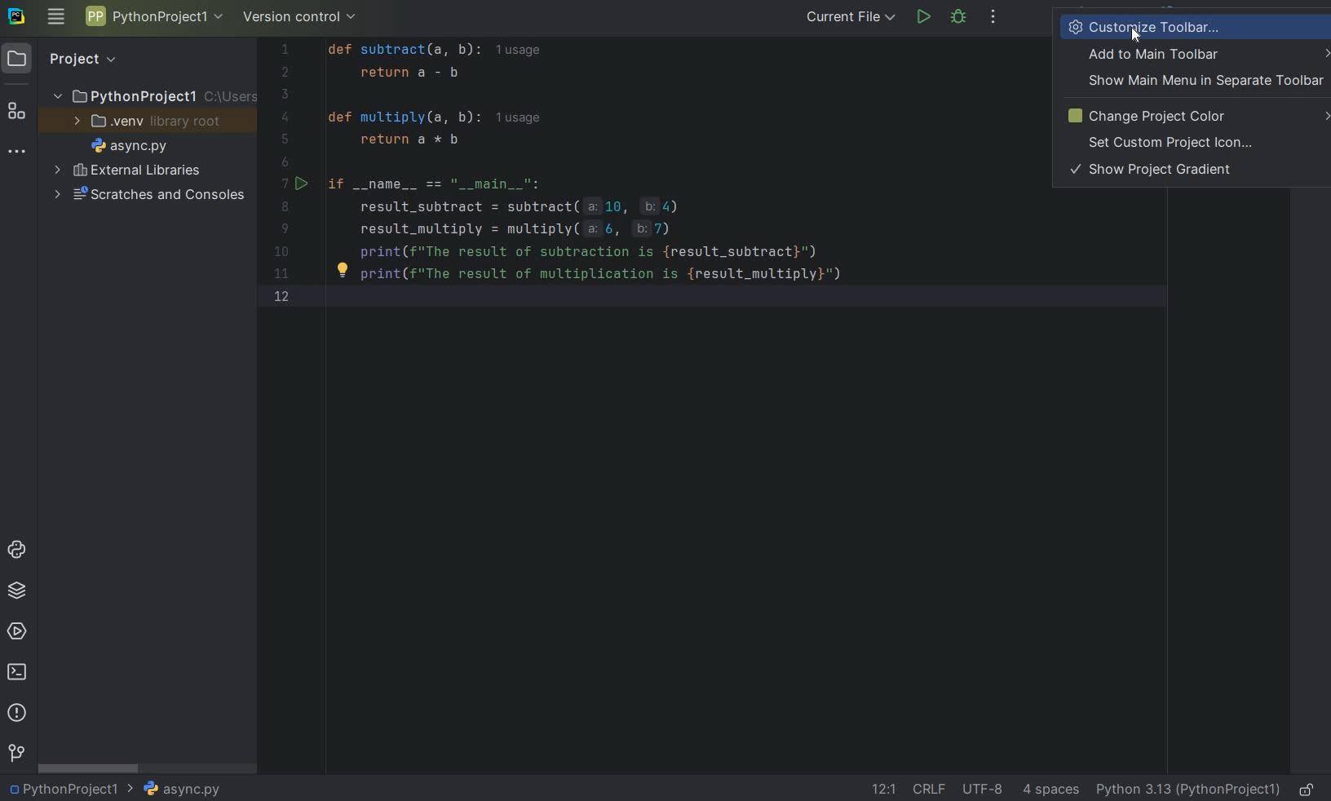 This screenshot has height=801, width=1331. Describe the element at coordinates (925, 18) in the screenshot. I see `RUN` at that location.